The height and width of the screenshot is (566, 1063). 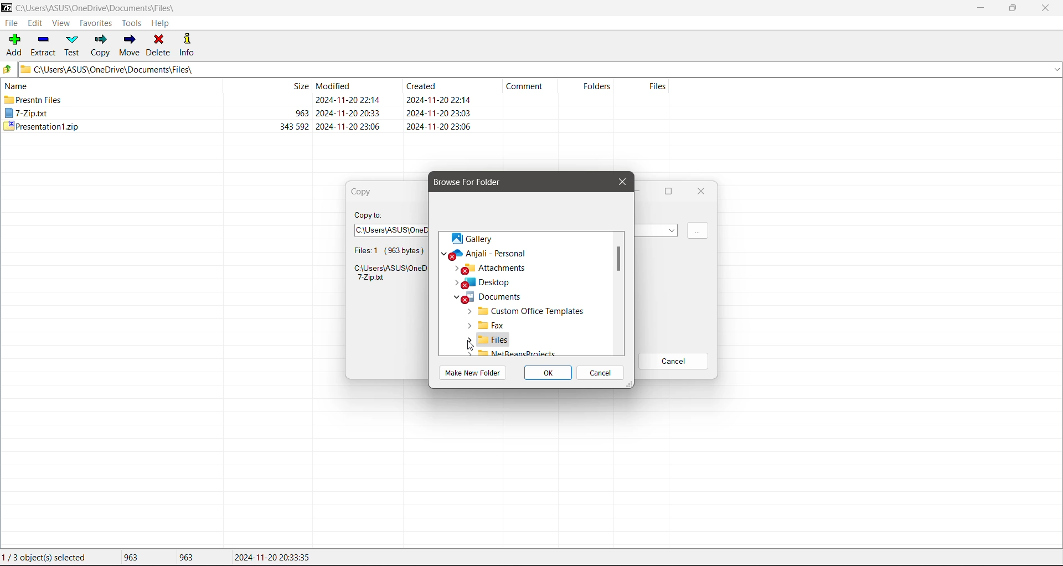 I want to click on File Created Date, so click(x=439, y=106).